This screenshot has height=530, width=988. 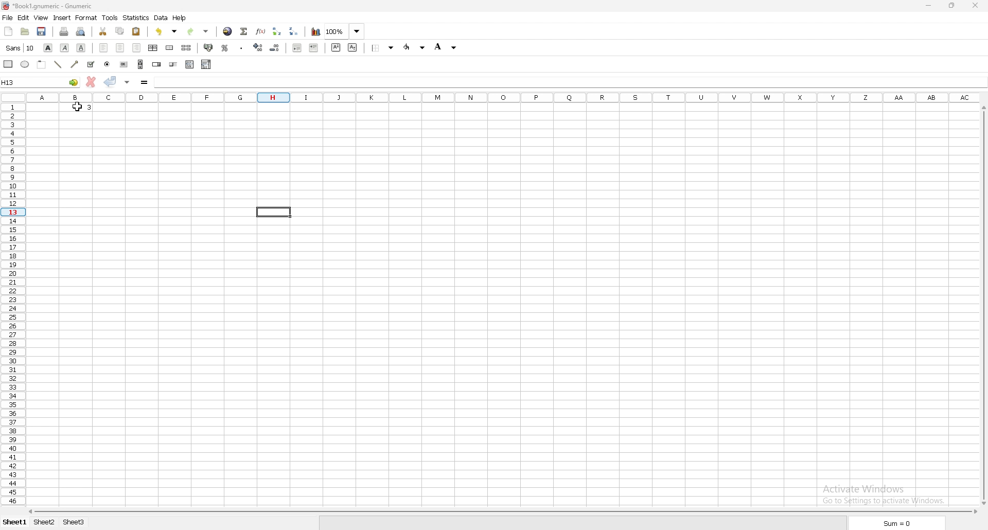 What do you see at coordinates (104, 48) in the screenshot?
I see `left indent` at bounding box center [104, 48].